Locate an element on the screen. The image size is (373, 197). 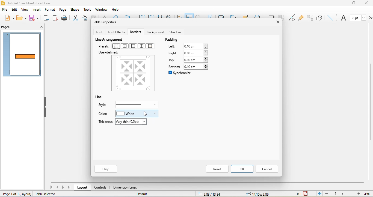
49% is located at coordinates (367, 194).